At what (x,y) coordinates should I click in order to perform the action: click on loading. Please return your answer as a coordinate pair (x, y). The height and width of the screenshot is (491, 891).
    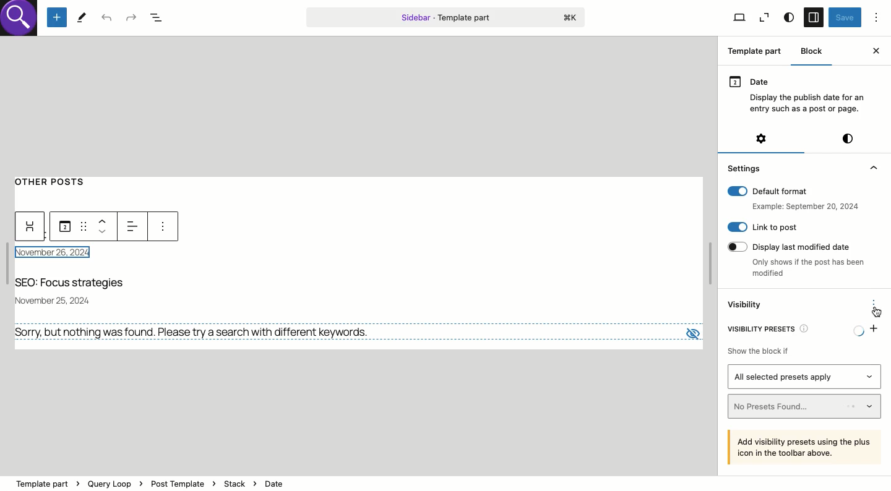
    Looking at the image, I should click on (855, 328).